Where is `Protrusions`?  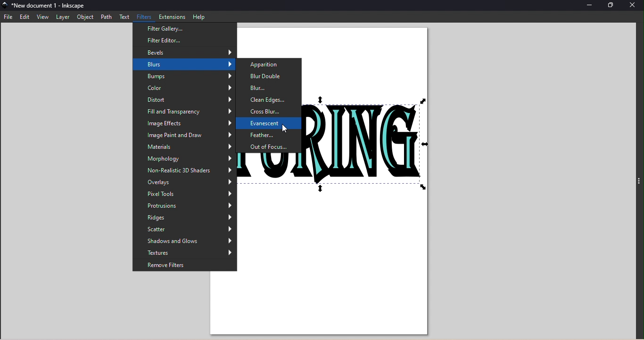 Protrusions is located at coordinates (184, 204).